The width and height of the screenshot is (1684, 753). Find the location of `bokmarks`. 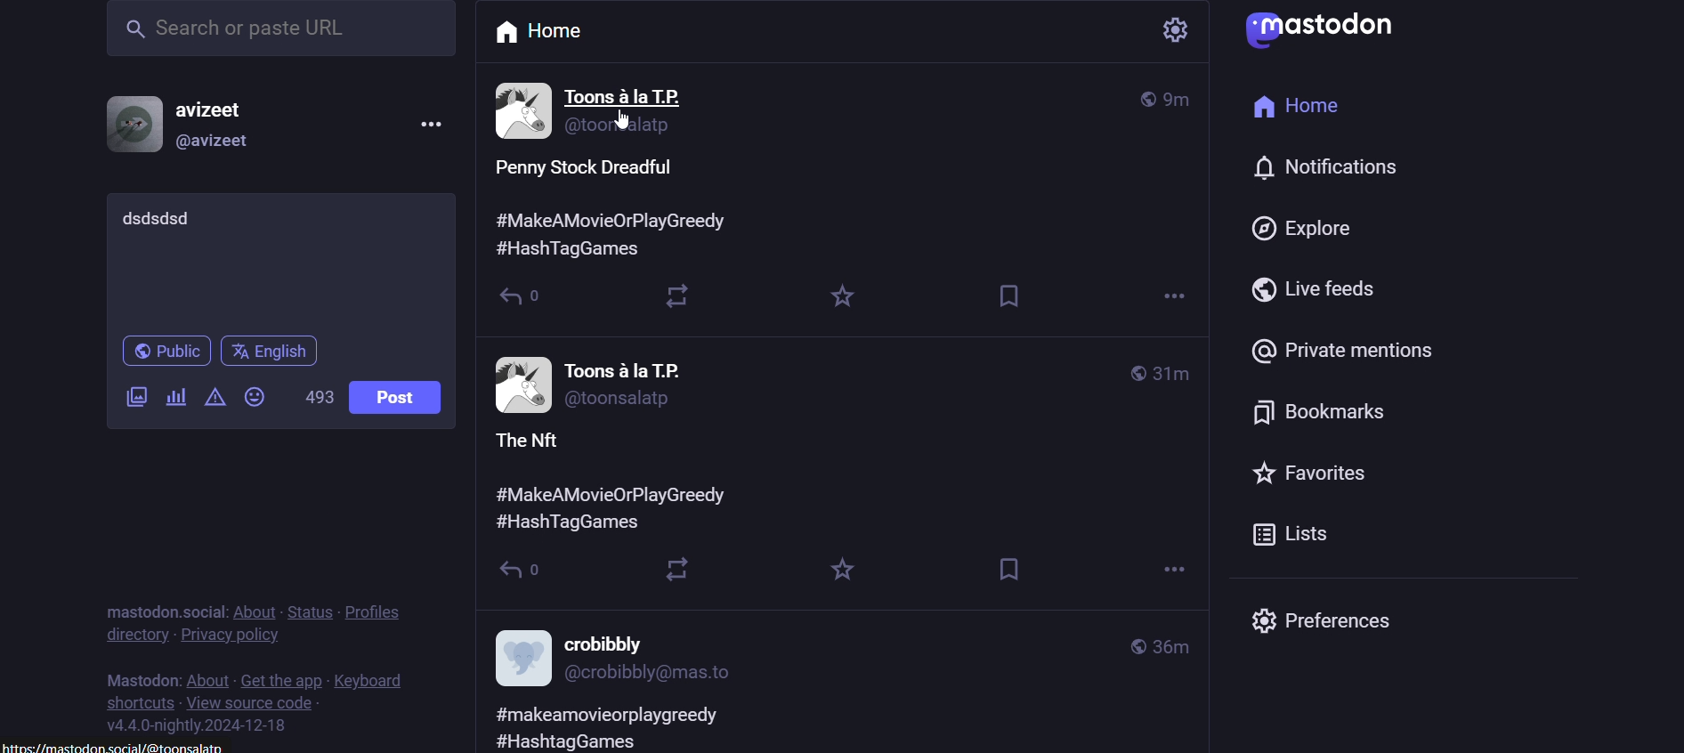

bokmarks is located at coordinates (1332, 421).